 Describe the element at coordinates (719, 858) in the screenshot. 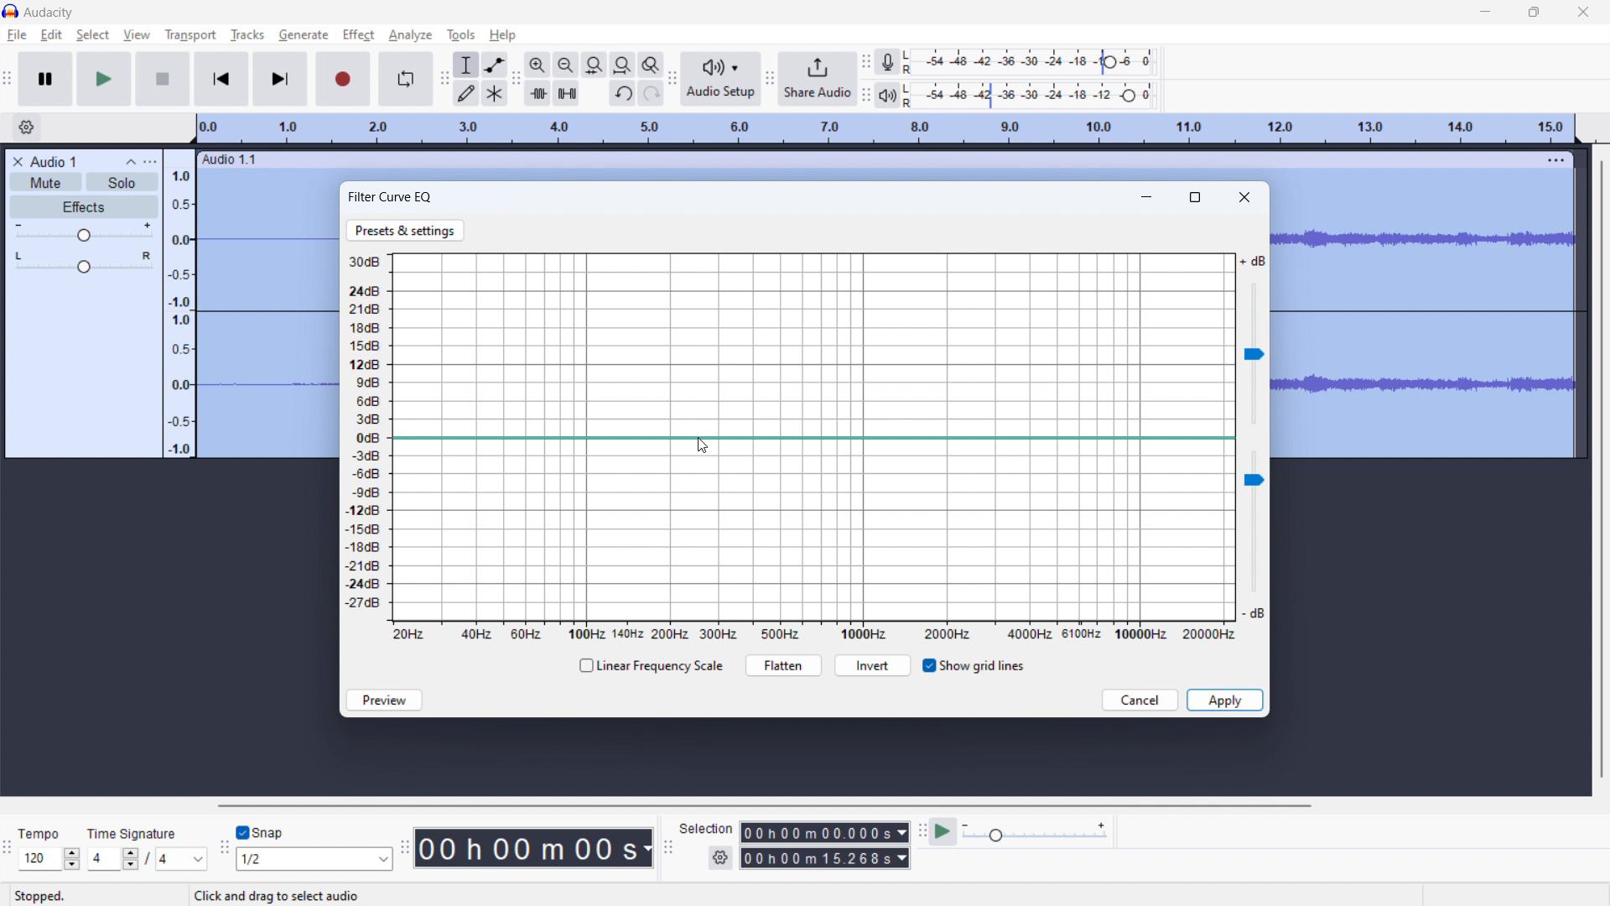

I see `settings` at that location.